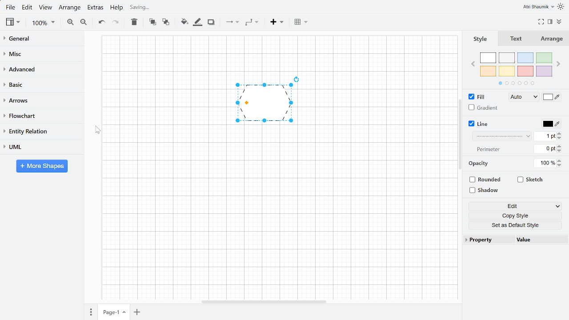 This screenshot has height=320, width=569. Describe the element at coordinates (118, 8) in the screenshot. I see `Help` at that location.